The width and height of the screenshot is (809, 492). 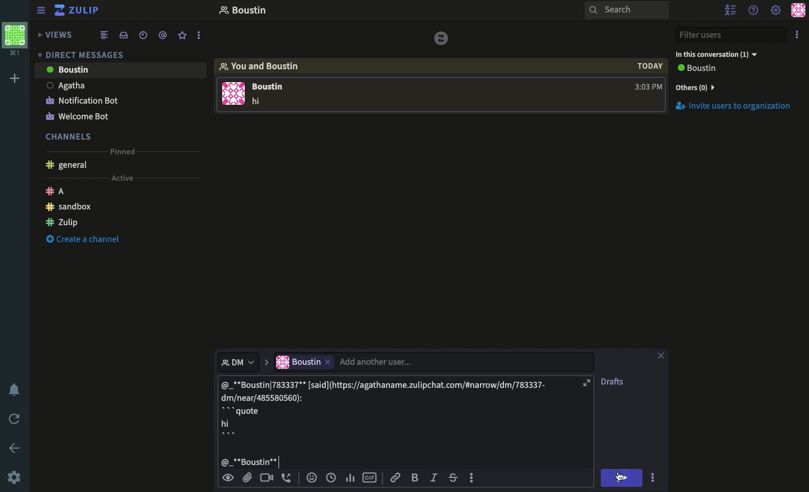 I want to click on User, so click(x=119, y=84).